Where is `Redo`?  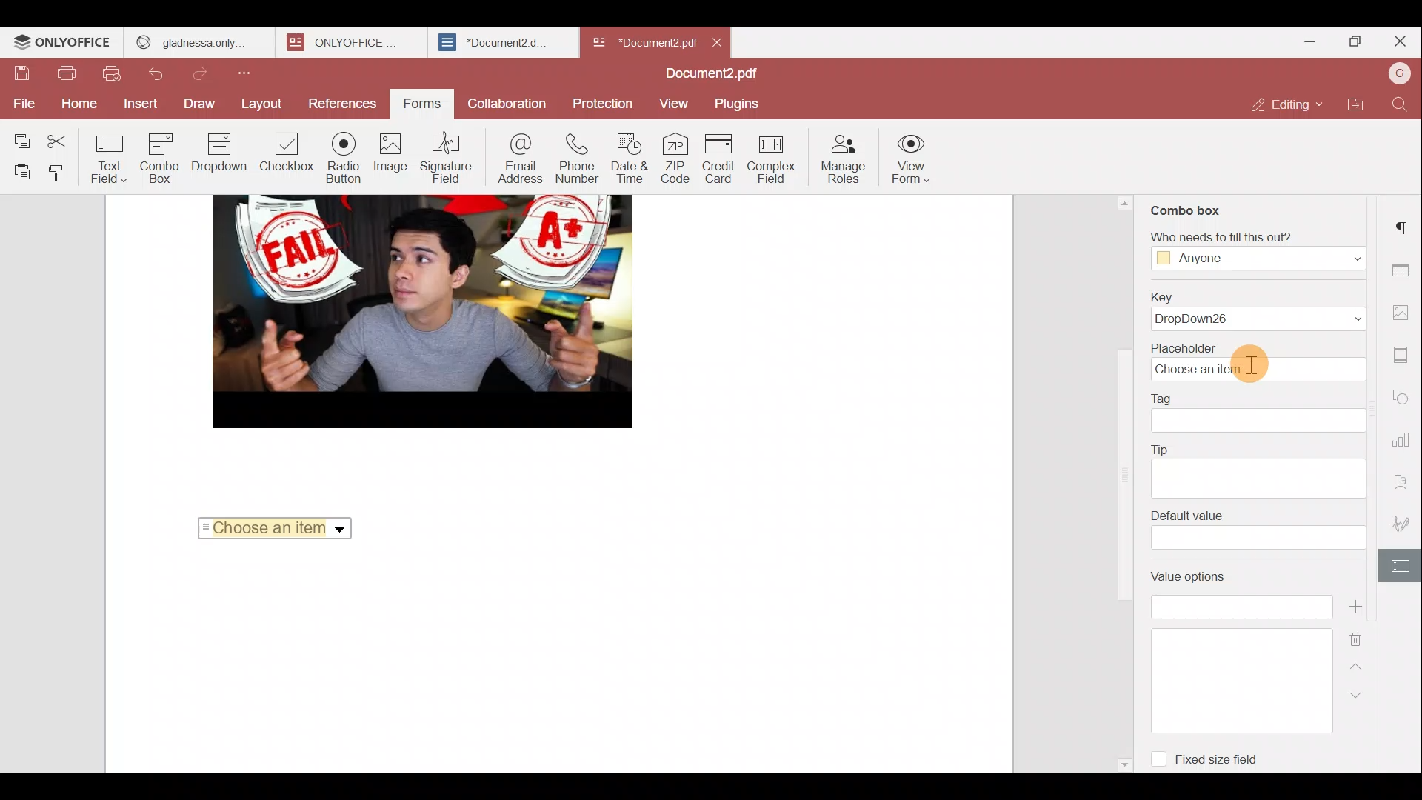 Redo is located at coordinates (207, 74).